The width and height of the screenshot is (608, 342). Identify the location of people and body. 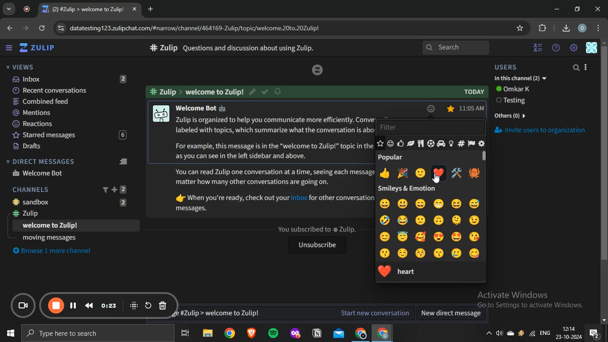
(400, 144).